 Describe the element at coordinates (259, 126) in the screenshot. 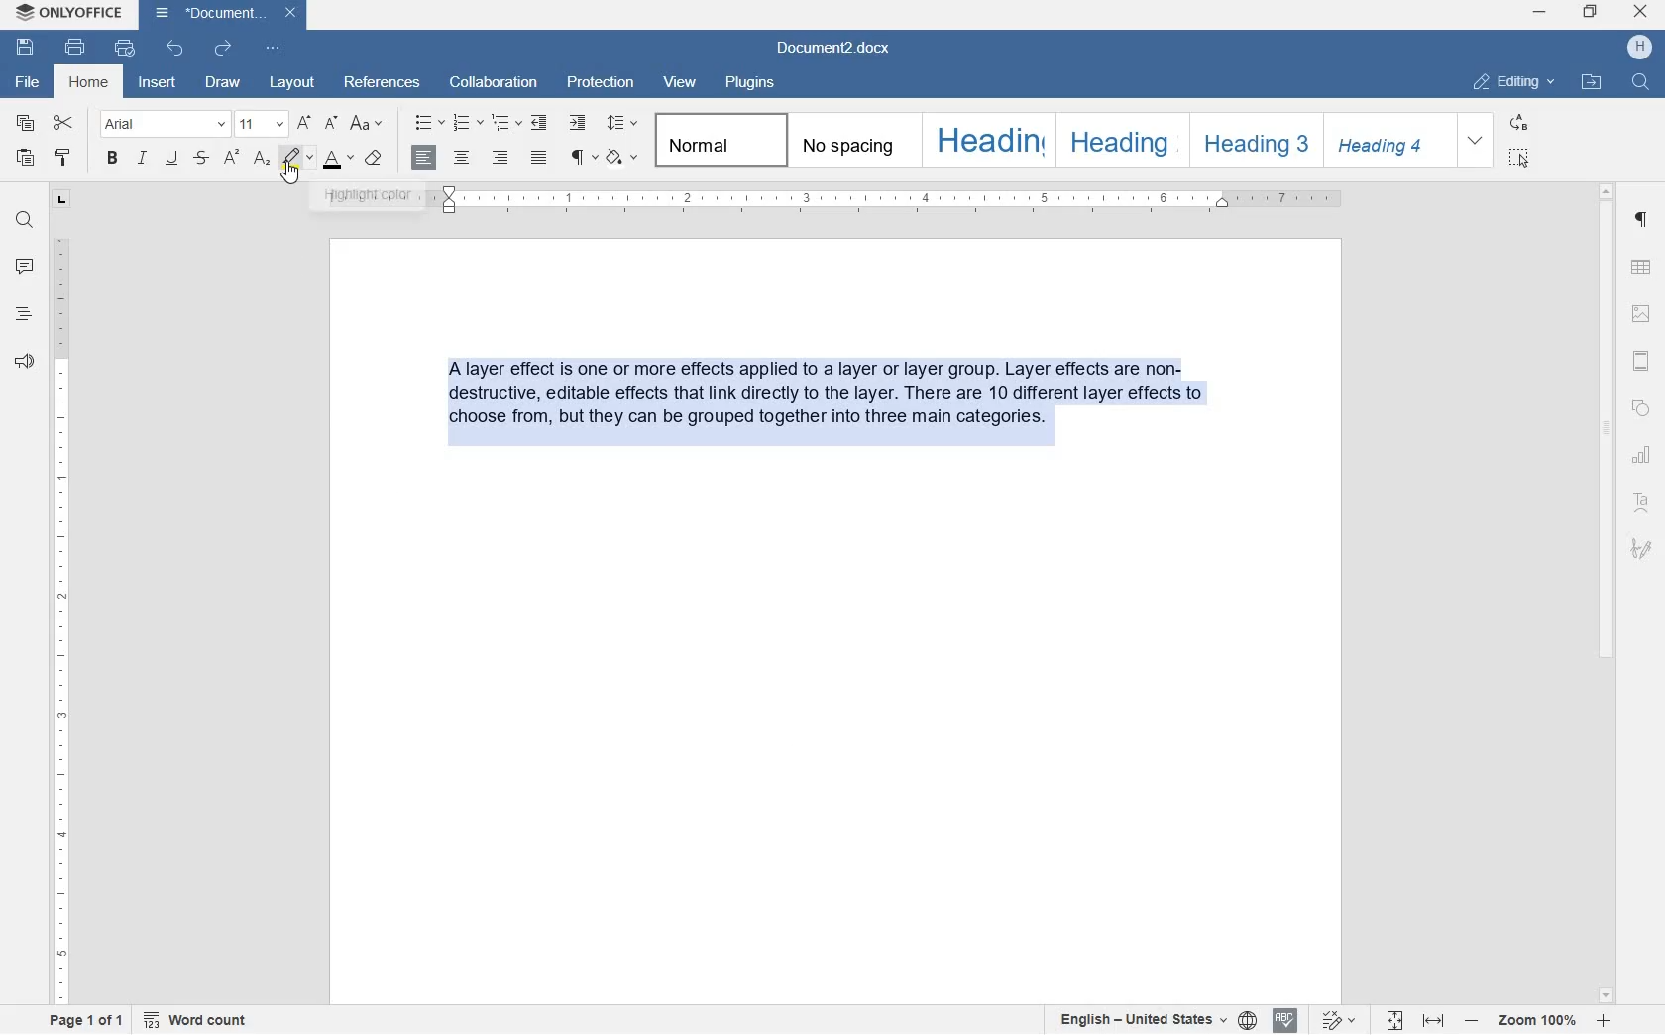

I see `FONT SIZE` at that location.